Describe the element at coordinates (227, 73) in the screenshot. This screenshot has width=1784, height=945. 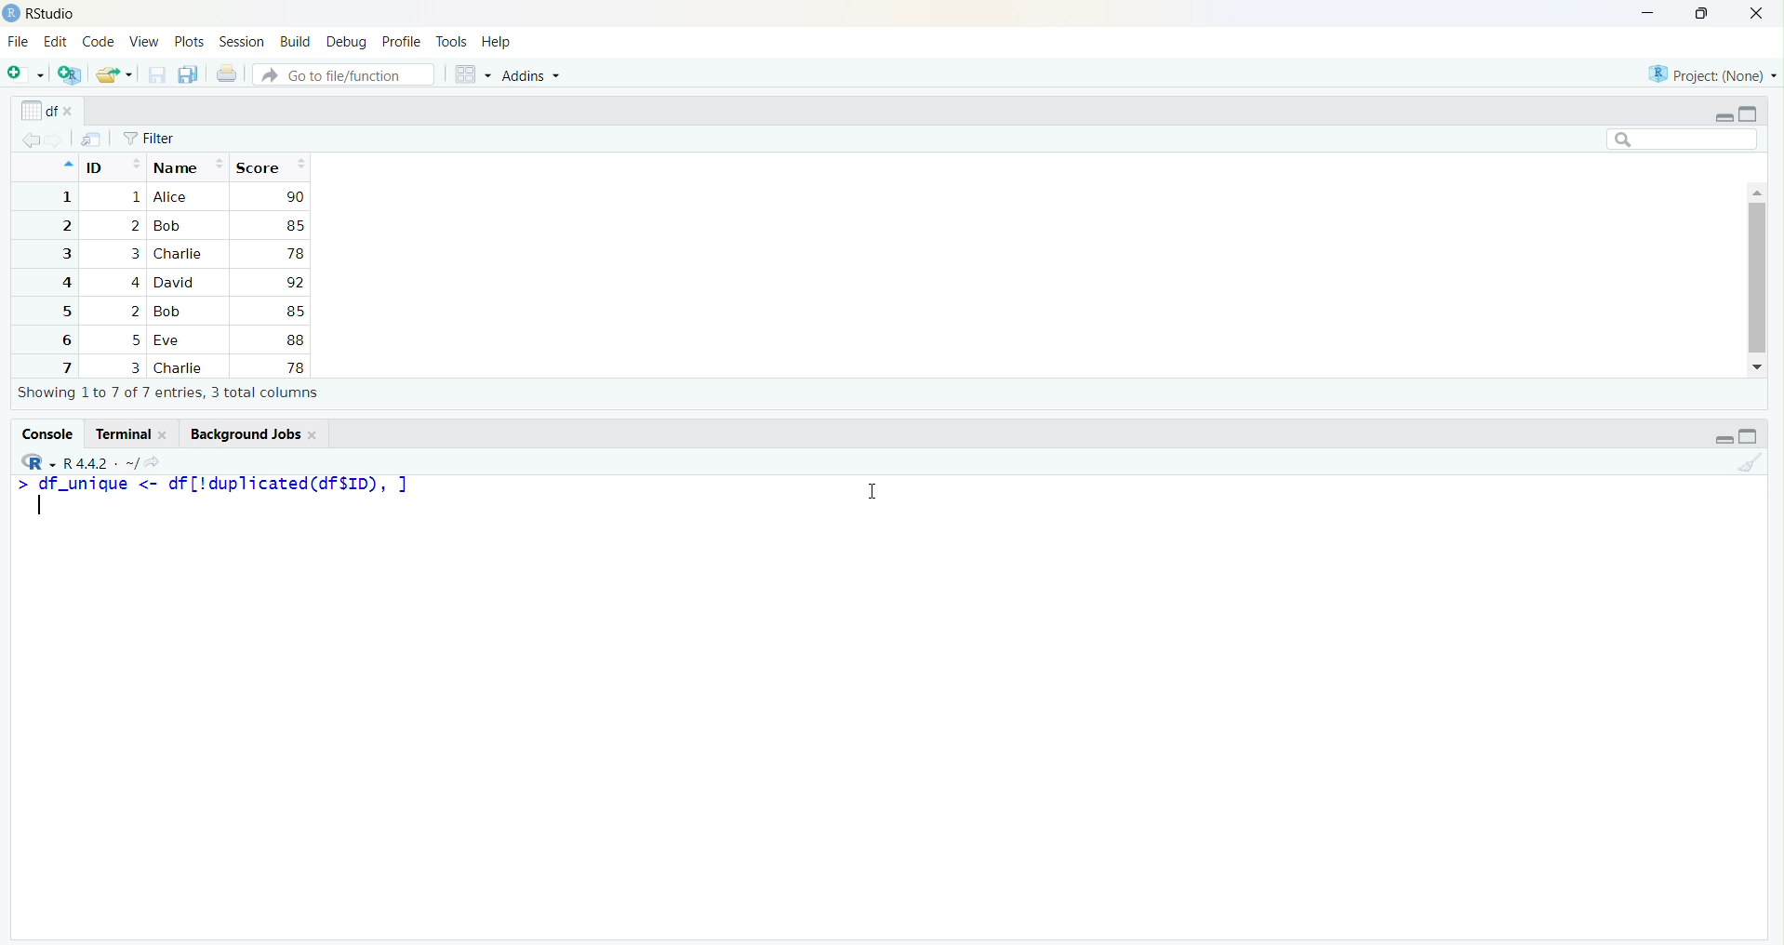
I see `print` at that location.